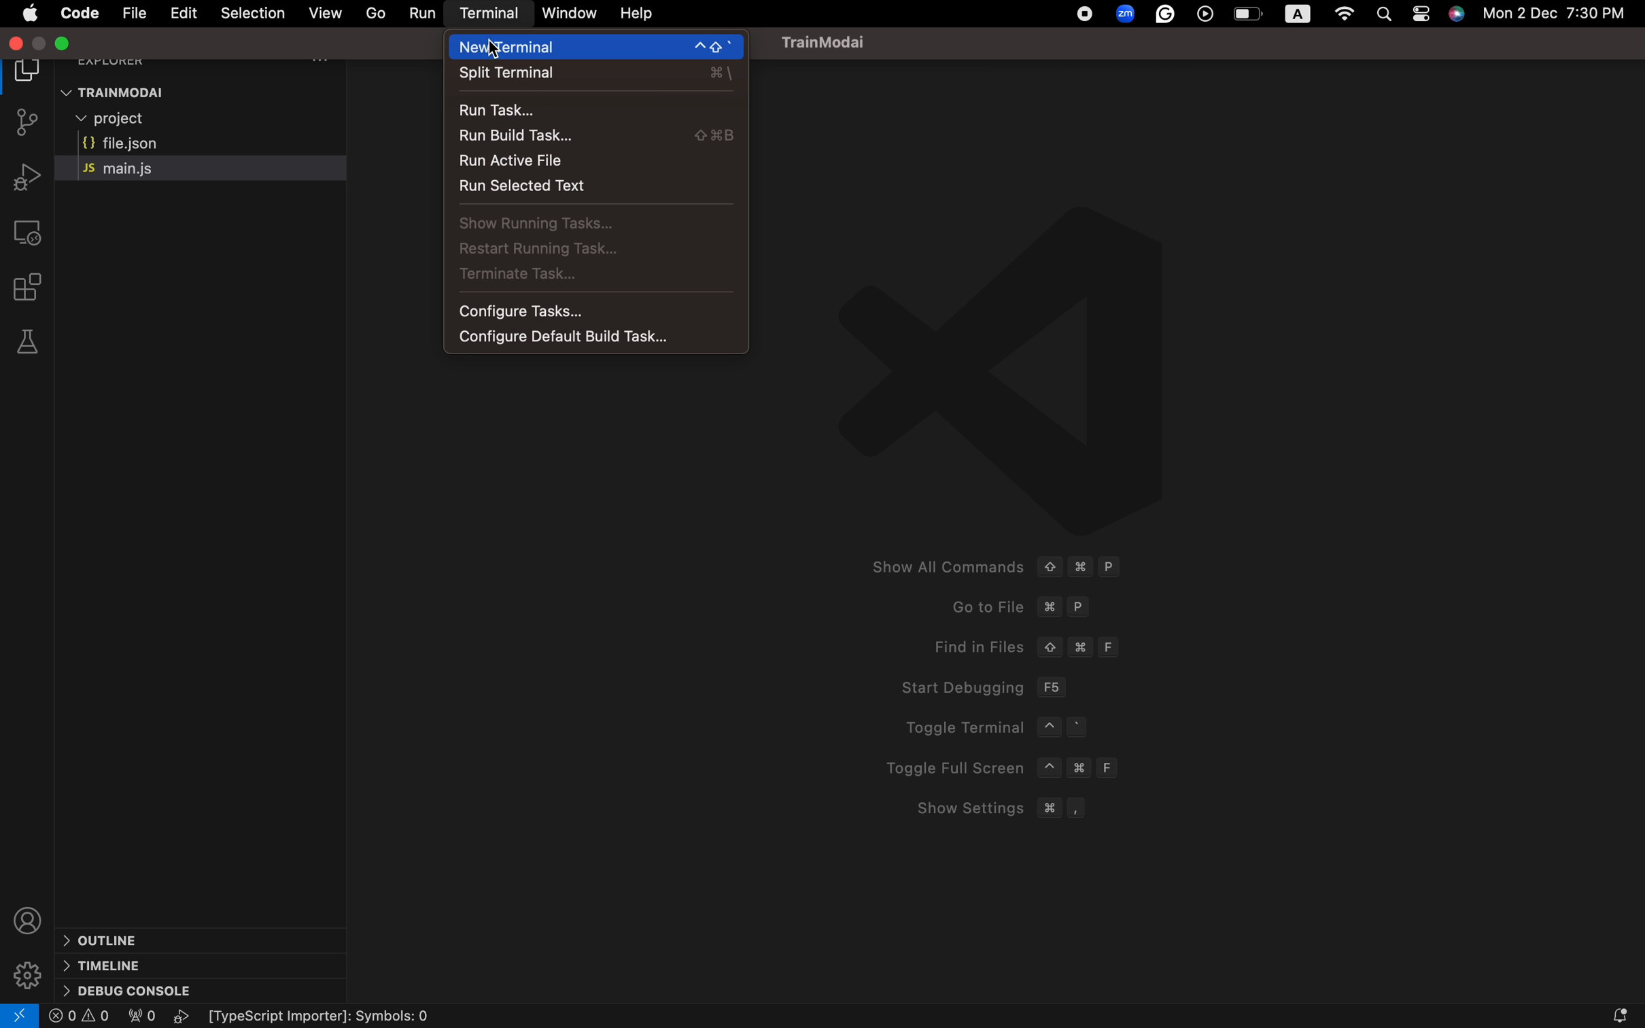 The image size is (1645, 1028). I want to click on split terminal, so click(595, 76).